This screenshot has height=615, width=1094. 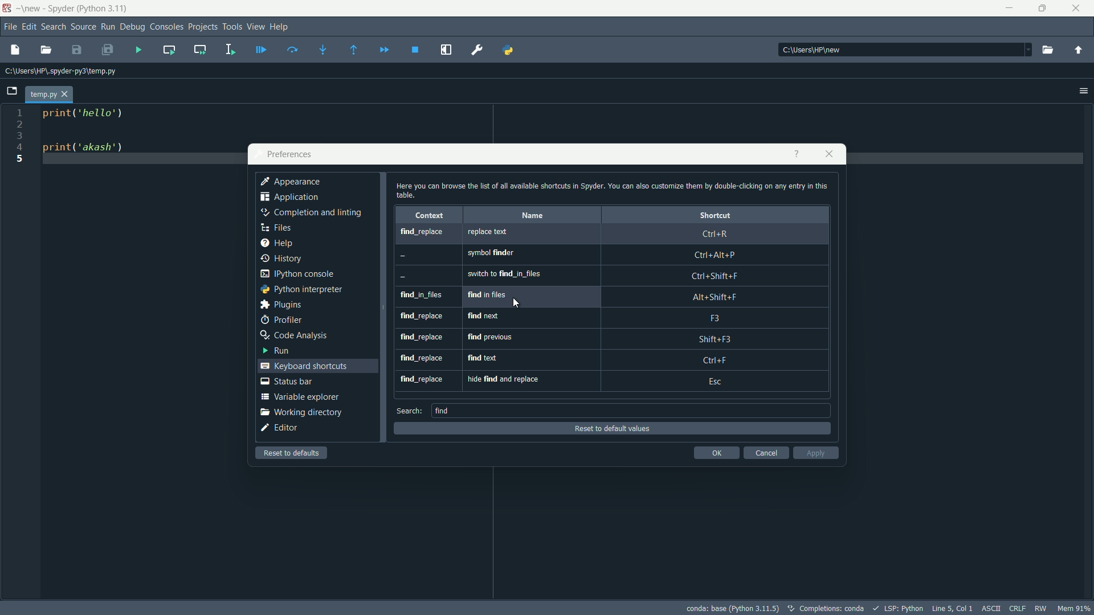 What do you see at coordinates (613, 235) in the screenshot?
I see `find_replace, replace text, Ctrl+R` at bounding box center [613, 235].